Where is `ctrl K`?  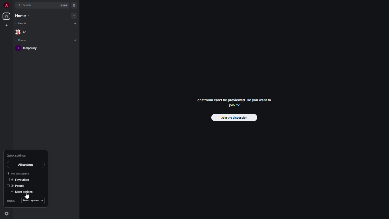 ctrl K is located at coordinates (64, 5).